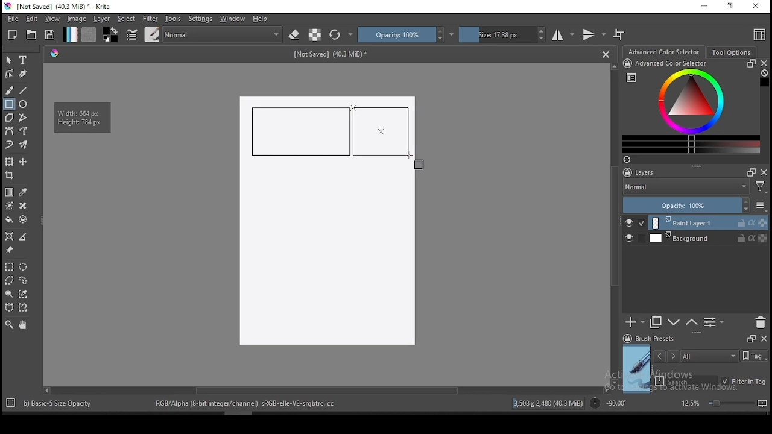 This screenshot has height=434, width=772. Describe the element at coordinates (757, 7) in the screenshot. I see ` close window` at that location.